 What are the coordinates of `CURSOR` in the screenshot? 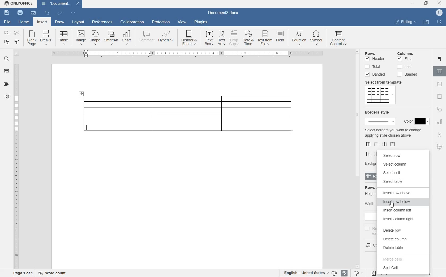 It's located at (392, 204).